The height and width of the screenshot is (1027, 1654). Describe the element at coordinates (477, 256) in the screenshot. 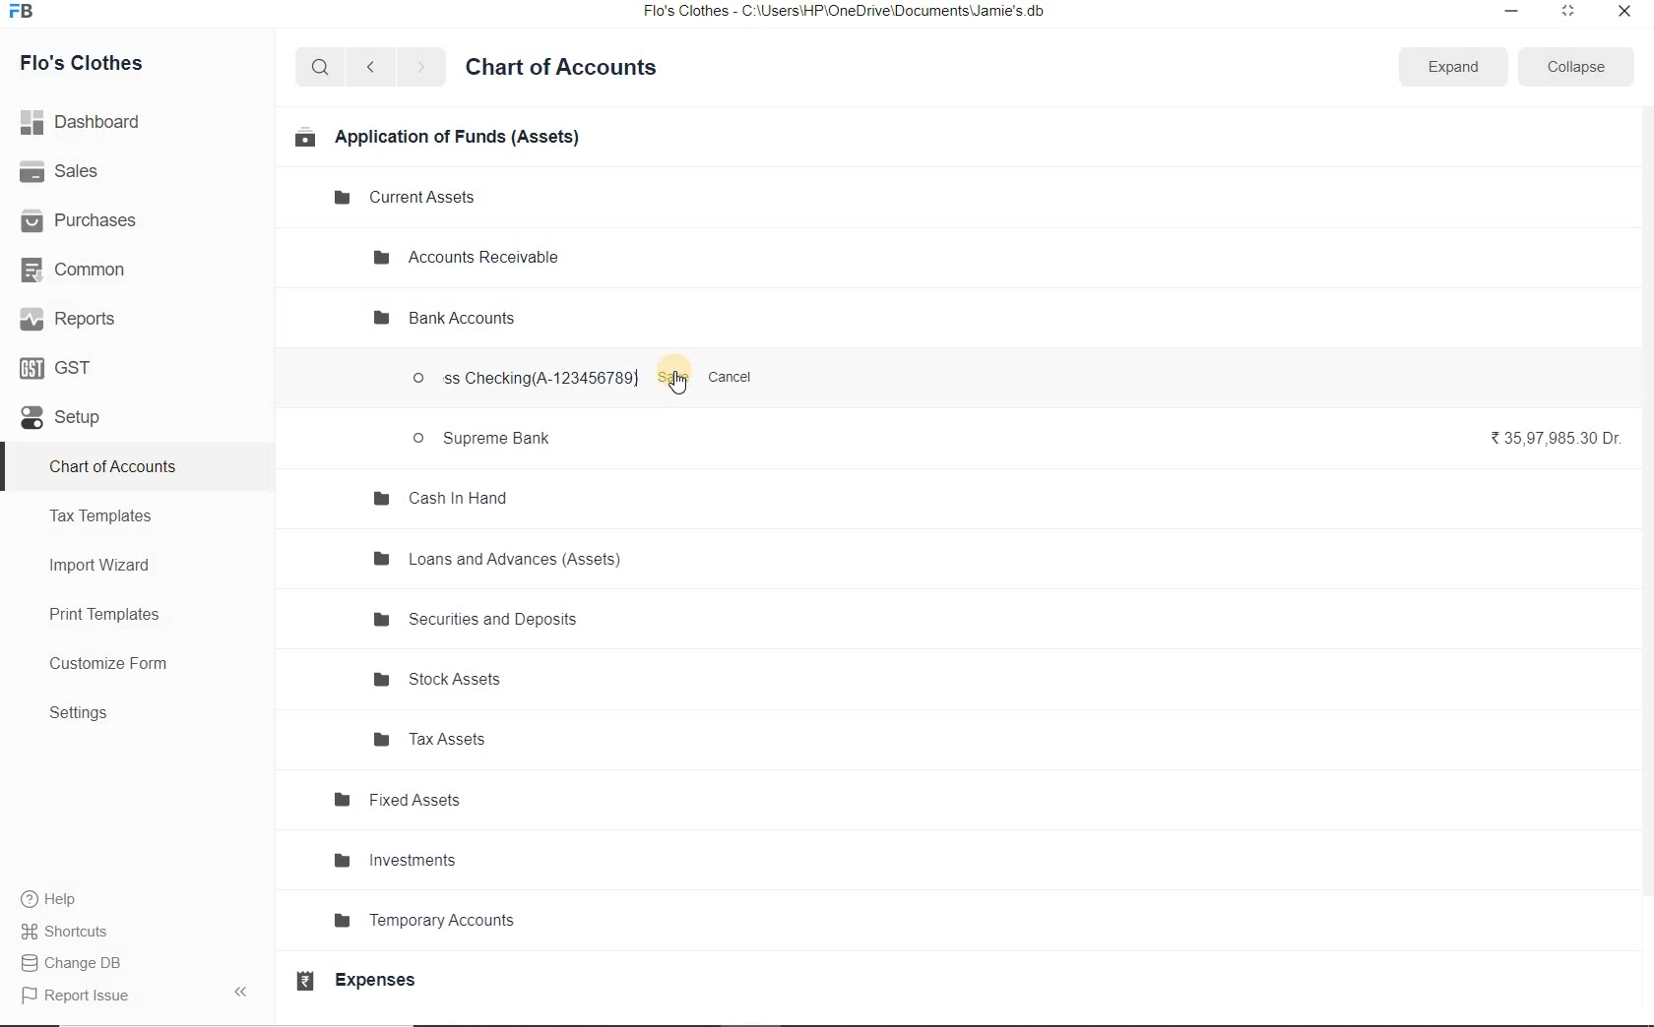

I see `Accounts Receivable` at that location.